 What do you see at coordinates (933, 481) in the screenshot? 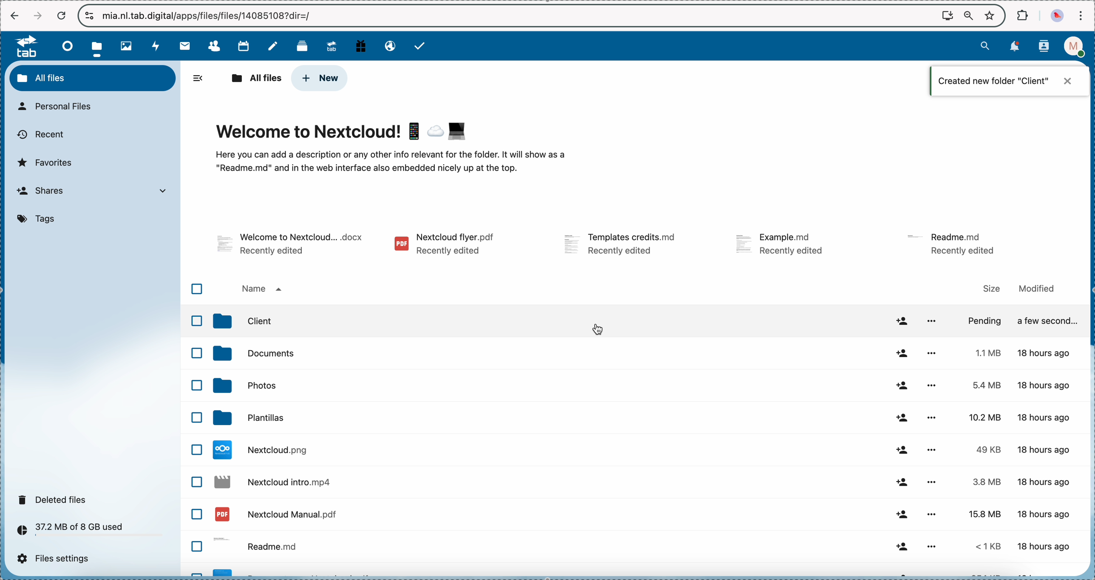
I see `more options` at bounding box center [933, 481].